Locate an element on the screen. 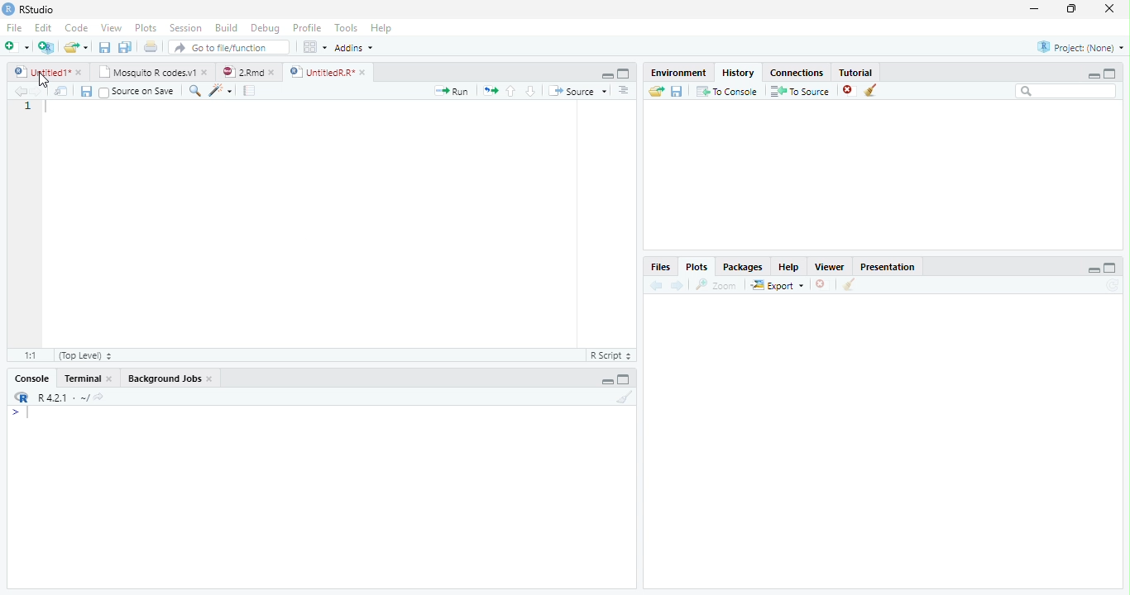 The width and height of the screenshot is (1130, 595). maximize is located at coordinates (624, 73).